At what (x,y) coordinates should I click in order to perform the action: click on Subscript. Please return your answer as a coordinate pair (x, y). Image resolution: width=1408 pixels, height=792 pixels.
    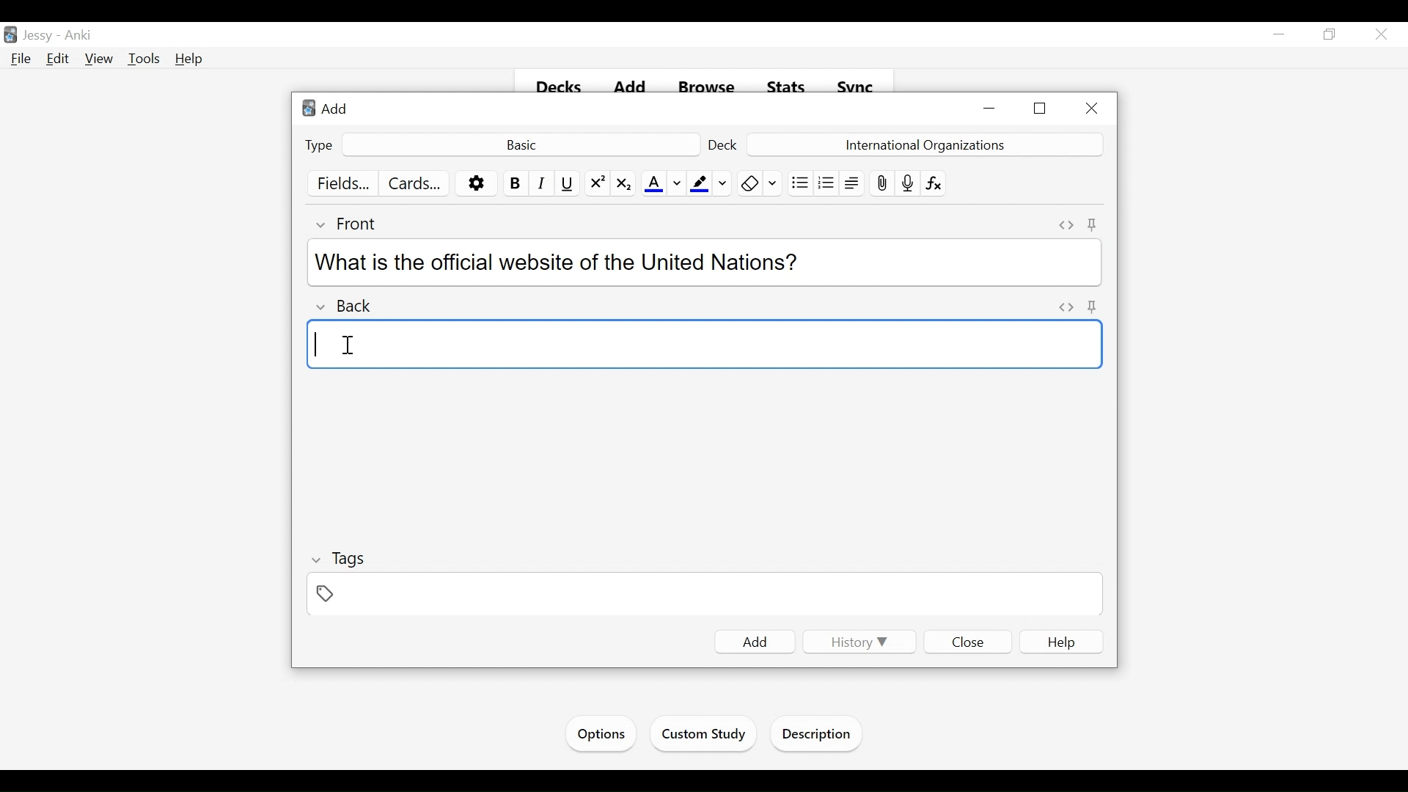
    Looking at the image, I should click on (624, 183).